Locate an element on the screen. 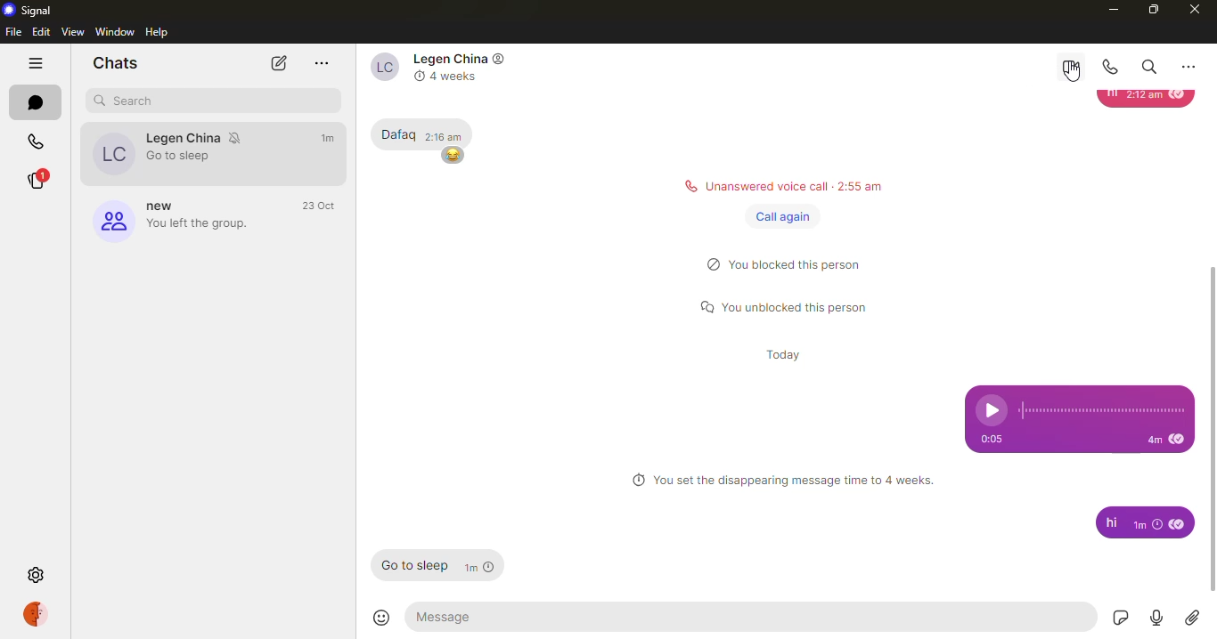 This screenshot has width=1217, height=639. search is located at coordinates (133, 101).